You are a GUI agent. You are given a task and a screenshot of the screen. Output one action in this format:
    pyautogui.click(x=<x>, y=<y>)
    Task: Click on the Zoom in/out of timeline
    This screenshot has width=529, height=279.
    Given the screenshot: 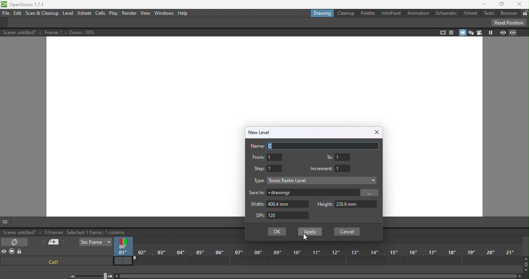 What is the action you would take?
    pyautogui.click(x=91, y=276)
    